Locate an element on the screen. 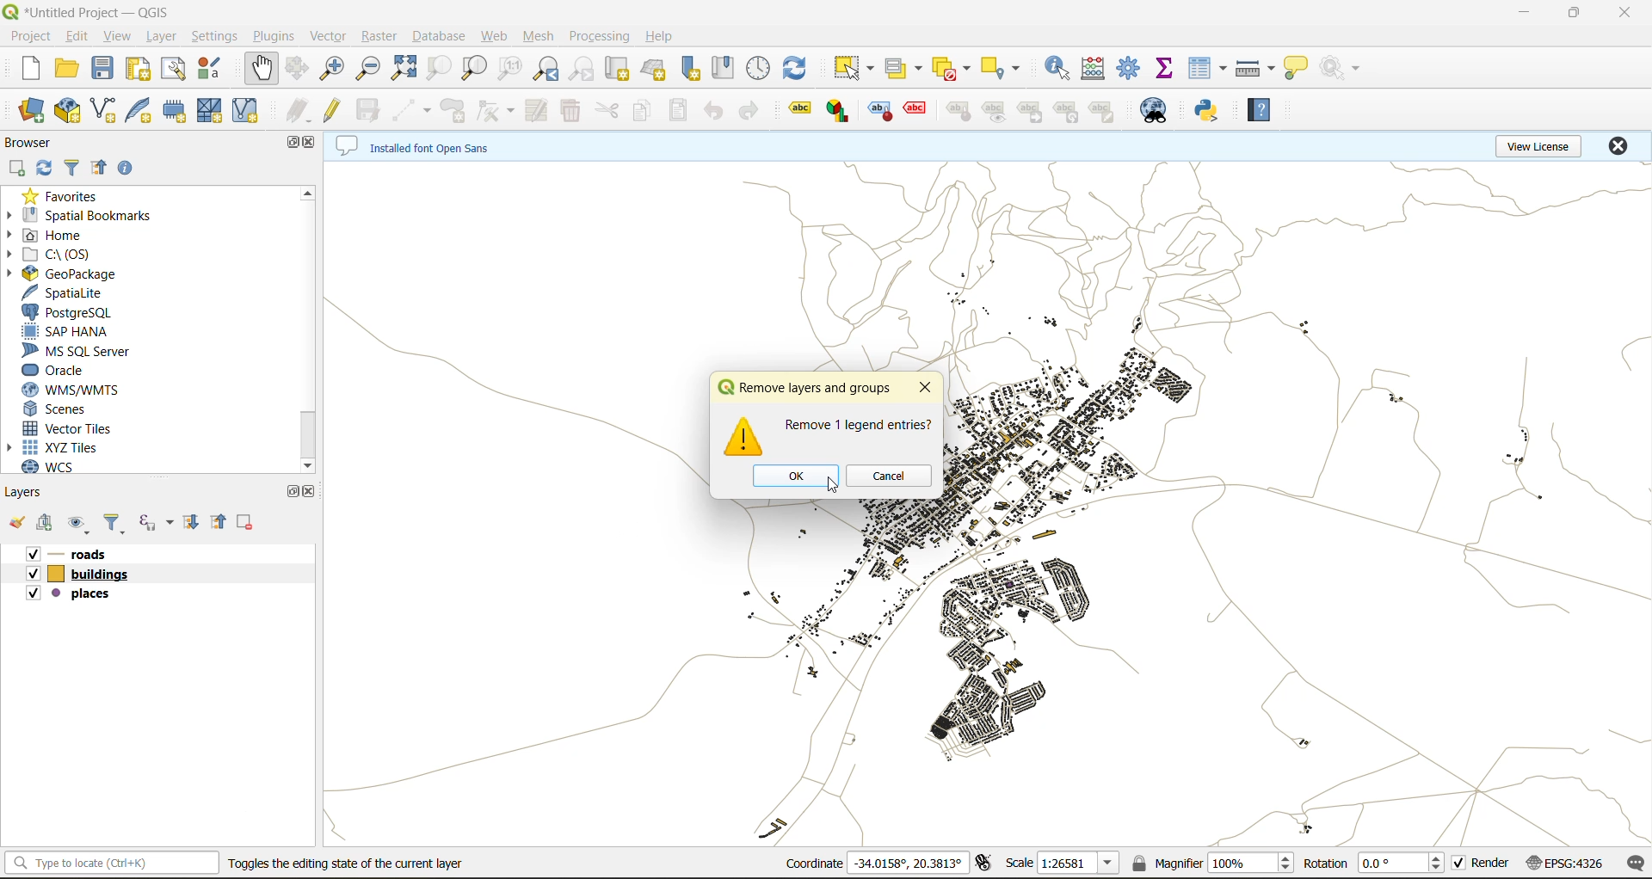 The height and width of the screenshot is (879, 1652). deselect is located at coordinates (951, 69).